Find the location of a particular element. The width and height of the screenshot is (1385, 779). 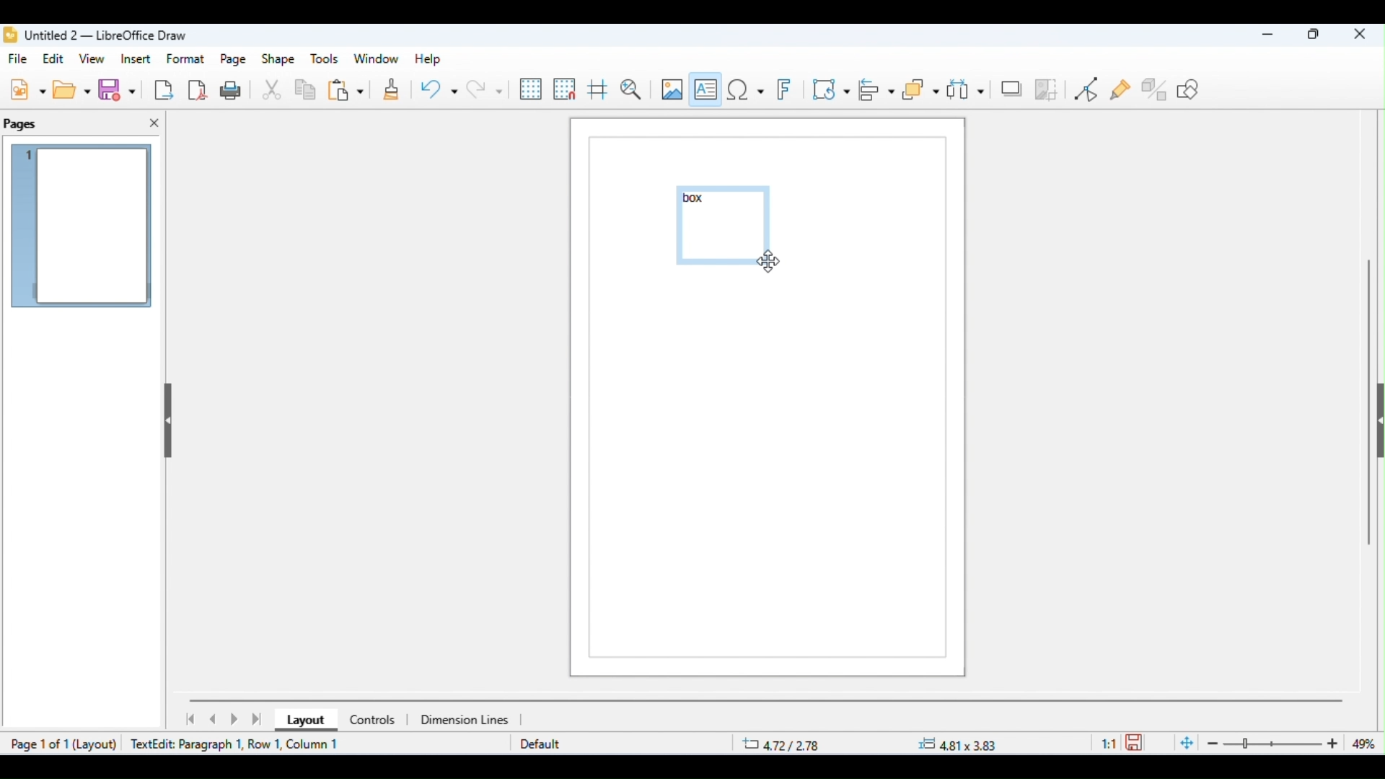

scaling factor is located at coordinates (1109, 742).